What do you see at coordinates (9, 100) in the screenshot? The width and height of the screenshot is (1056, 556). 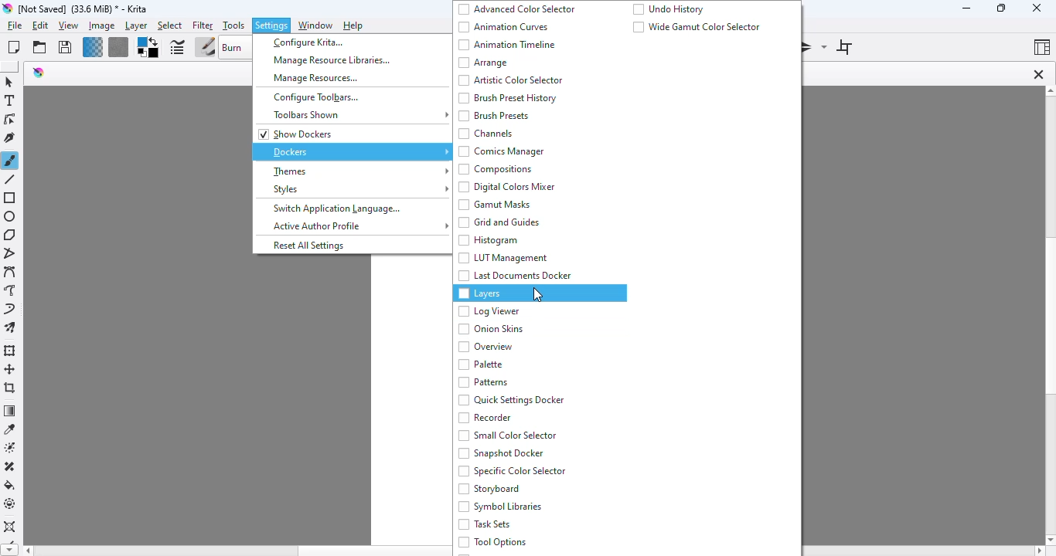 I see `text tool` at bounding box center [9, 100].